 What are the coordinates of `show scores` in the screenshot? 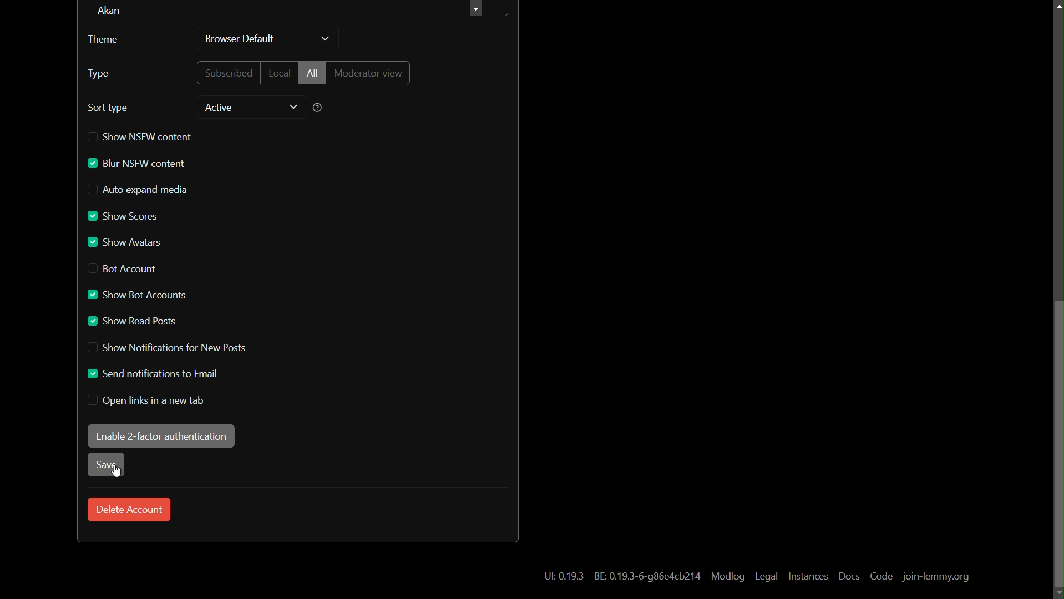 It's located at (123, 214).